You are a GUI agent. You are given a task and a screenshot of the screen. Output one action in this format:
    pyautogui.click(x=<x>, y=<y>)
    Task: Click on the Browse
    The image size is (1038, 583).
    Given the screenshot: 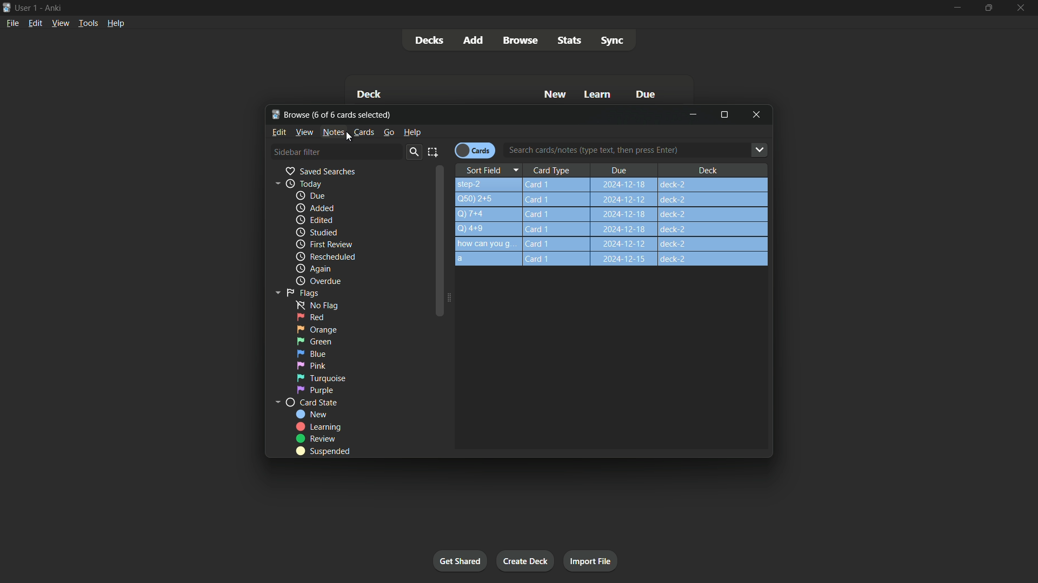 What is the action you would take?
    pyautogui.click(x=520, y=40)
    